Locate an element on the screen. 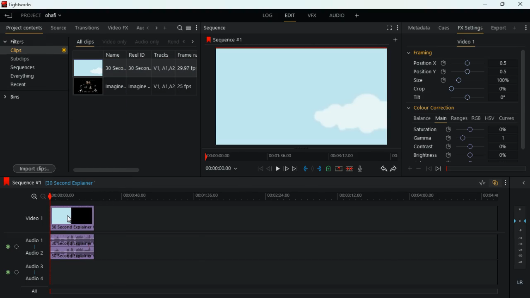  source is located at coordinates (58, 28).